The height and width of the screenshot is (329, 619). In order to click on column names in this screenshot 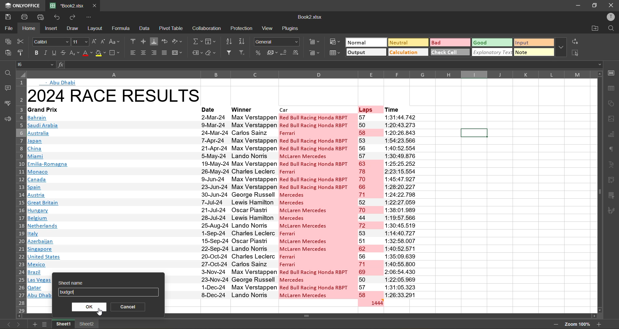, I will do `click(310, 73)`.